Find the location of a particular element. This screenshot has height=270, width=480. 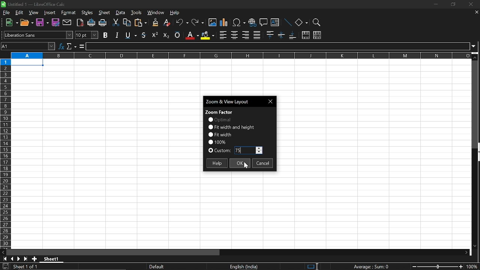

align top is located at coordinates (269, 35).